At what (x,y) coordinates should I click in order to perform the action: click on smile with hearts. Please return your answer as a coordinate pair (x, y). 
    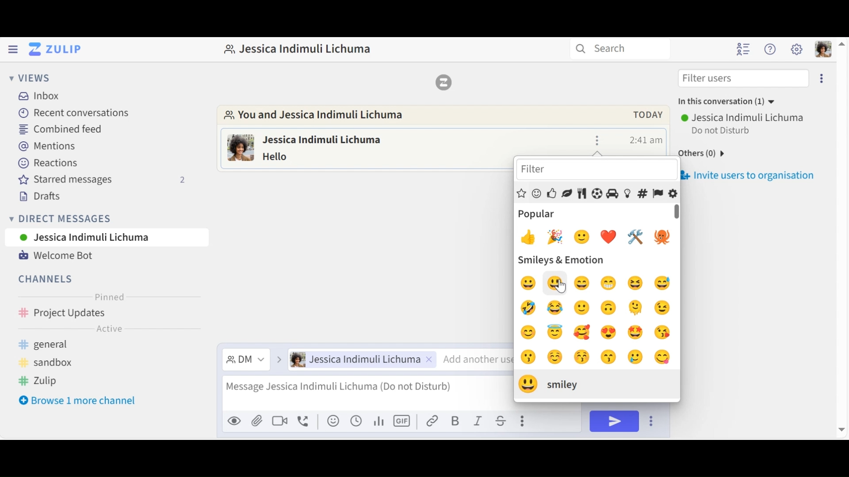
    Looking at the image, I should click on (584, 332).